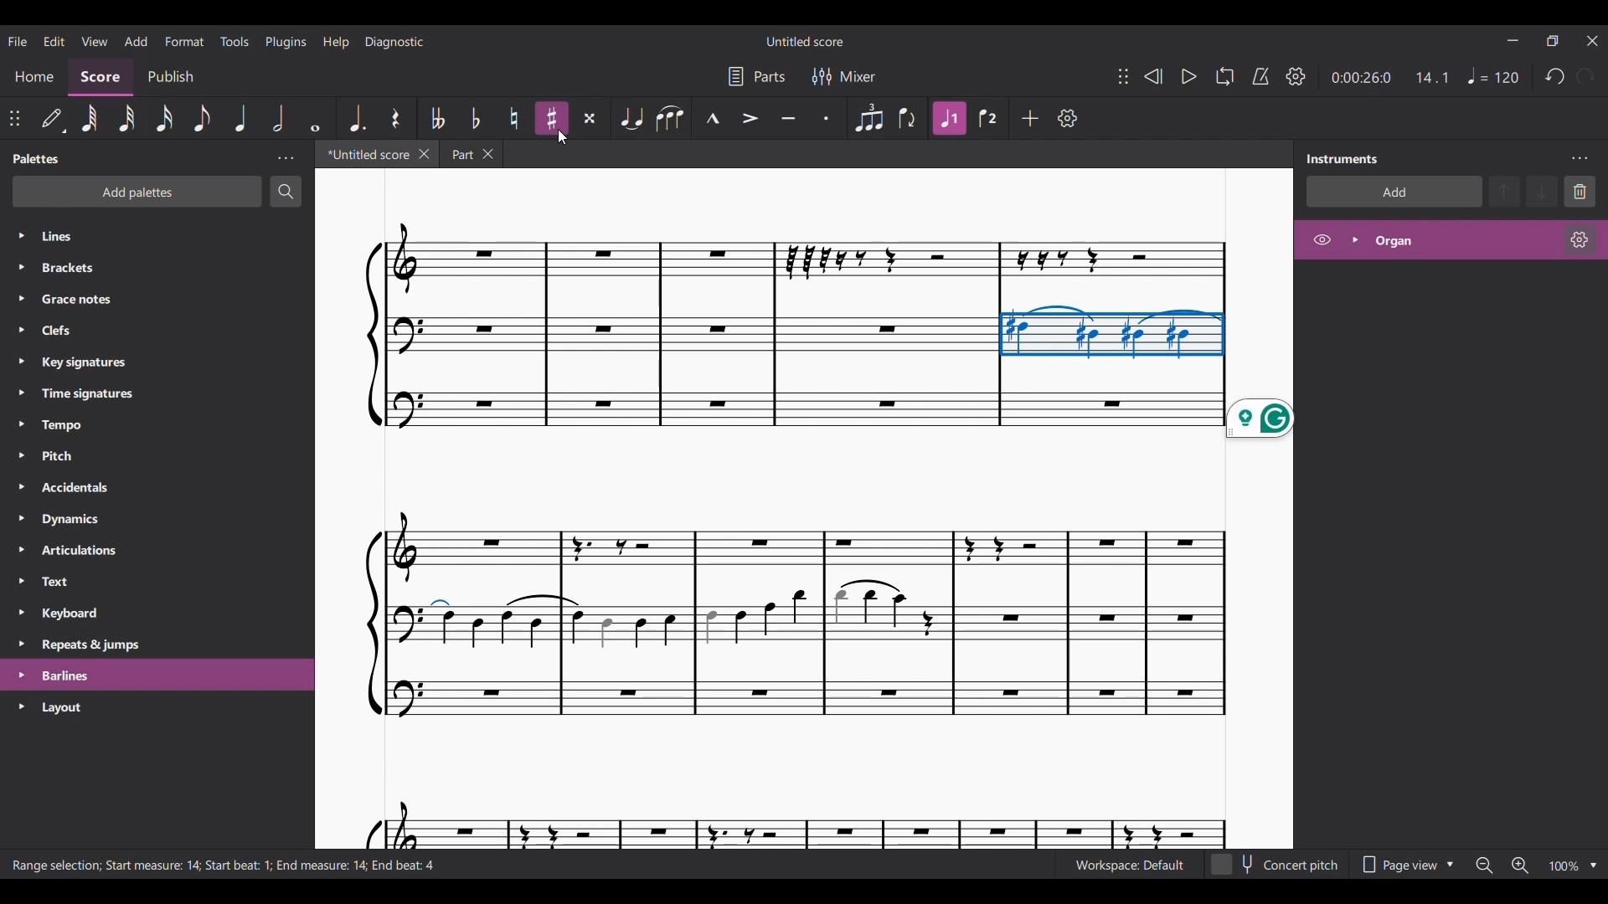  What do you see at coordinates (100, 77) in the screenshot?
I see `Score section, current selection highlighted` at bounding box center [100, 77].